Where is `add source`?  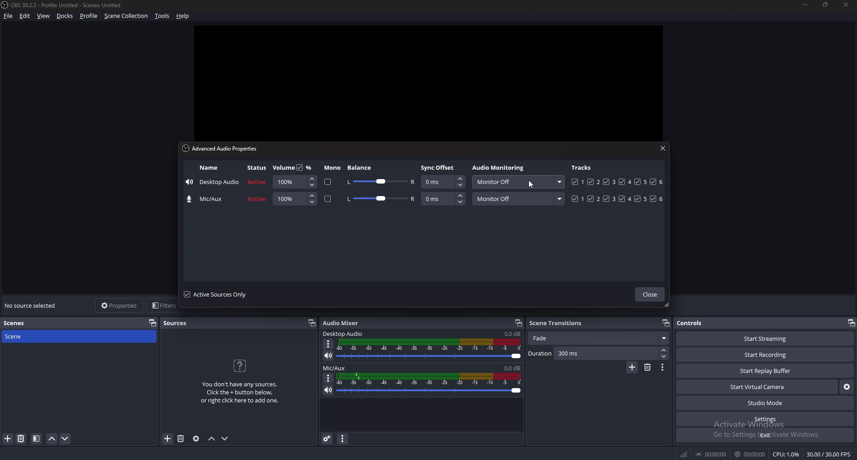
add source is located at coordinates (168, 439).